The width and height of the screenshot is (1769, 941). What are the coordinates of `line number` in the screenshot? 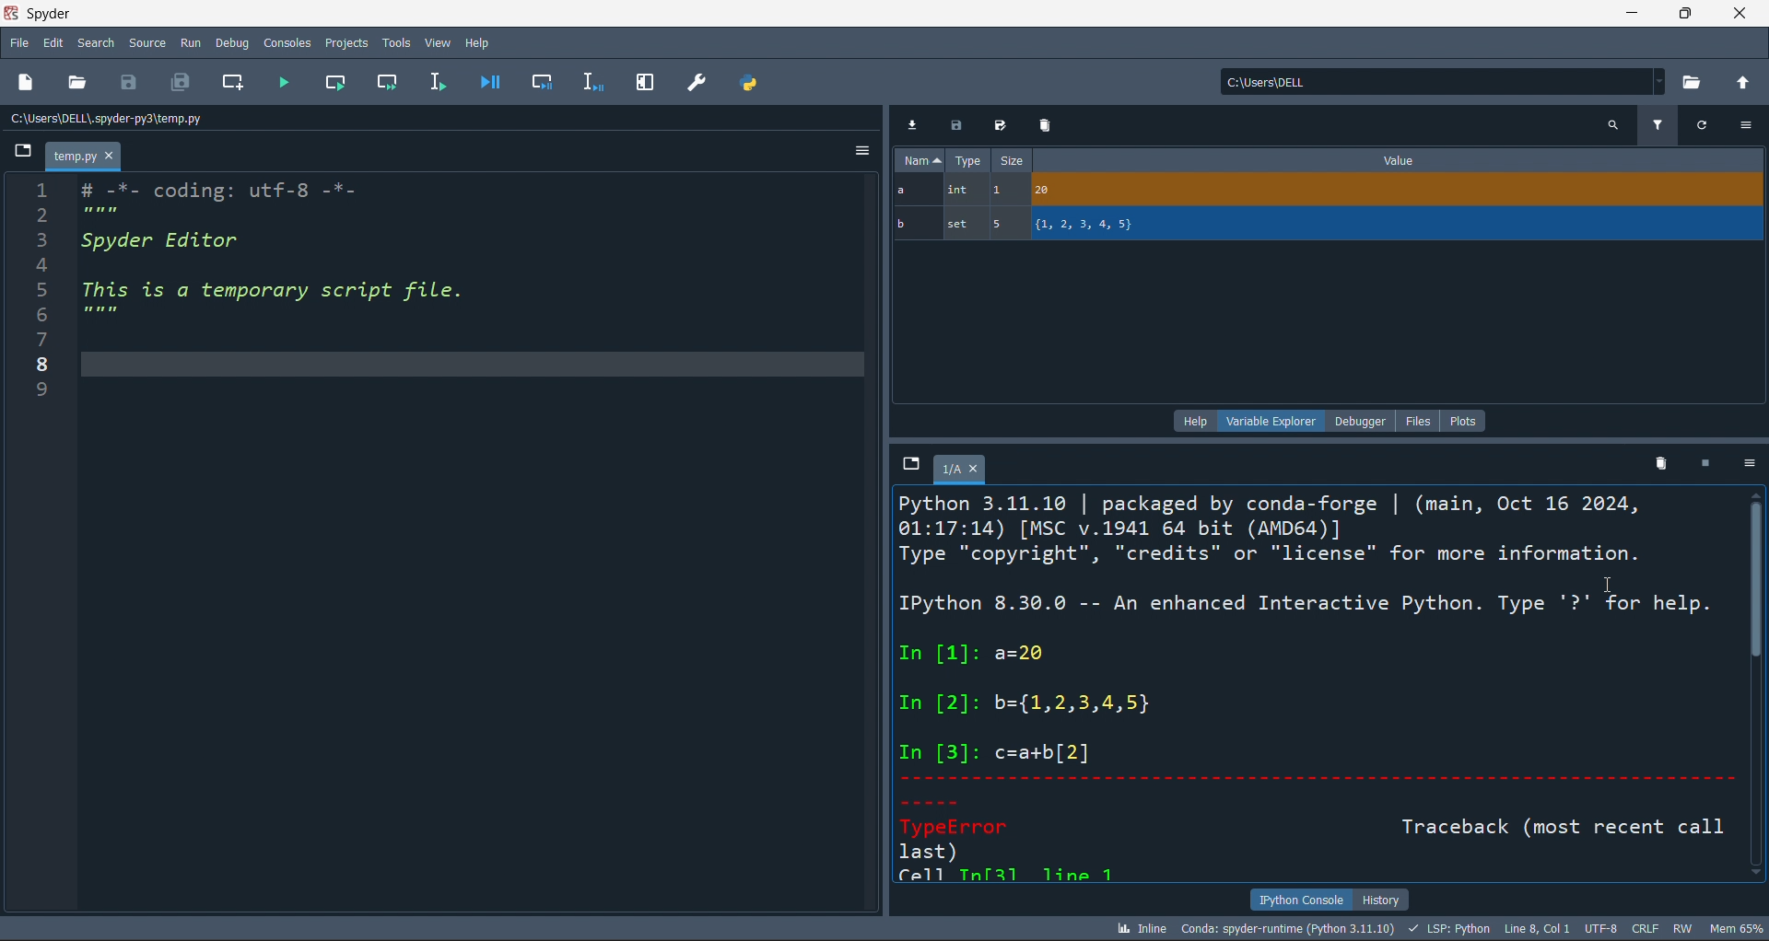 It's located at (33, 549).